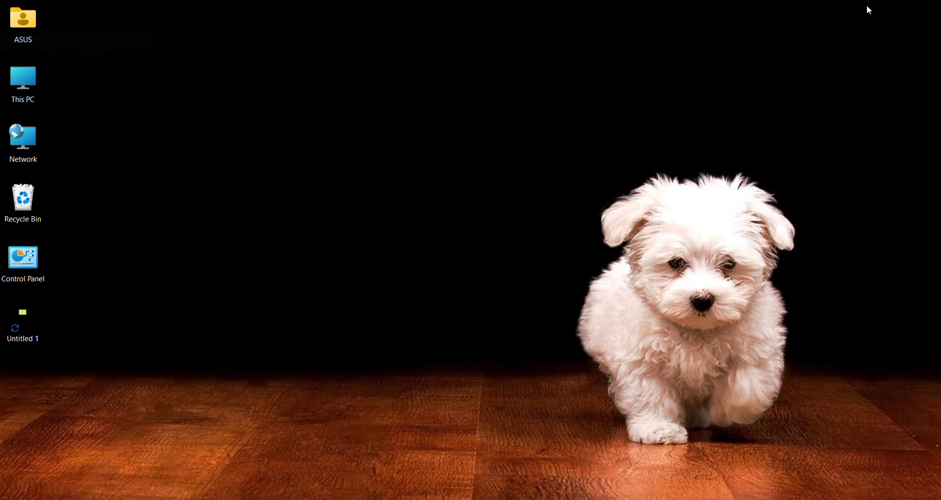  I want to click on Saved PNG Image, so click(25, 325).